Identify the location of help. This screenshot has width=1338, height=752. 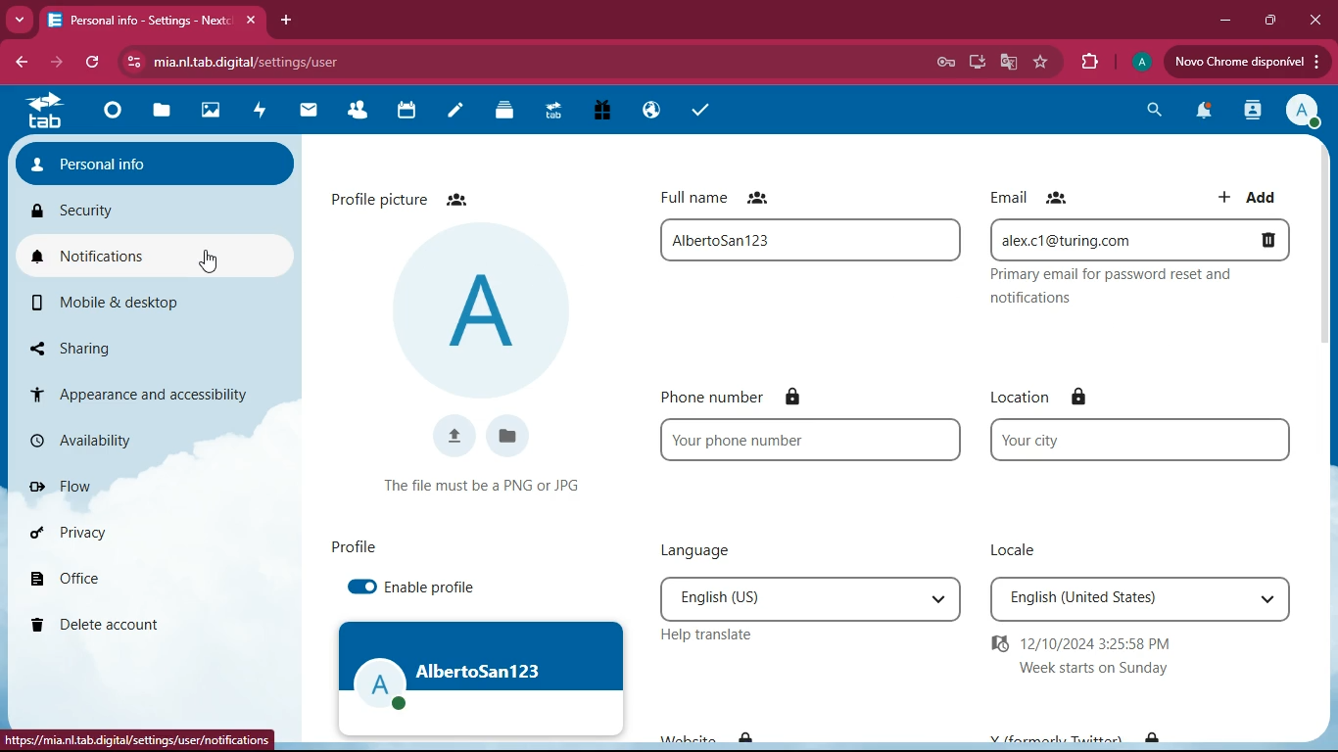
(716, 634).